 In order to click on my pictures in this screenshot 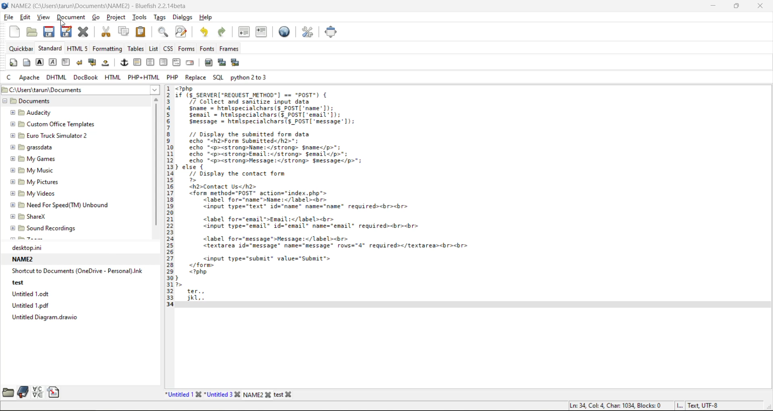, I will do `click(42, 182)`.